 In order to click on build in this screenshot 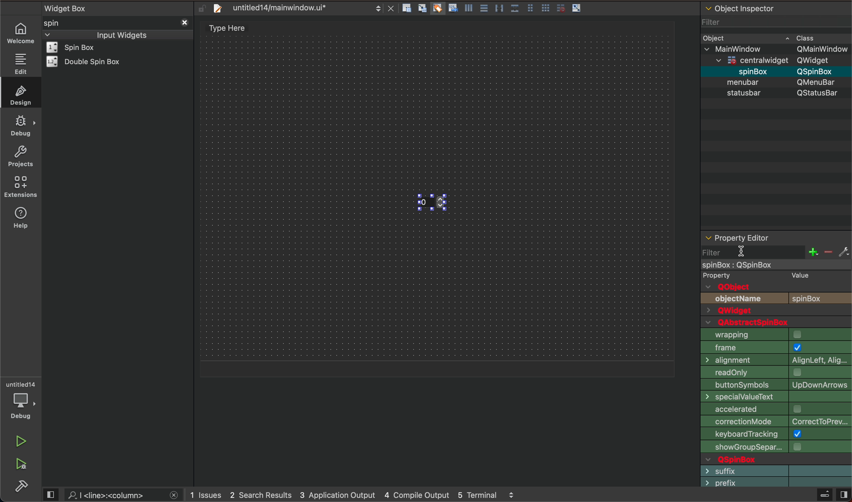, I will do `click(23, 486)`.